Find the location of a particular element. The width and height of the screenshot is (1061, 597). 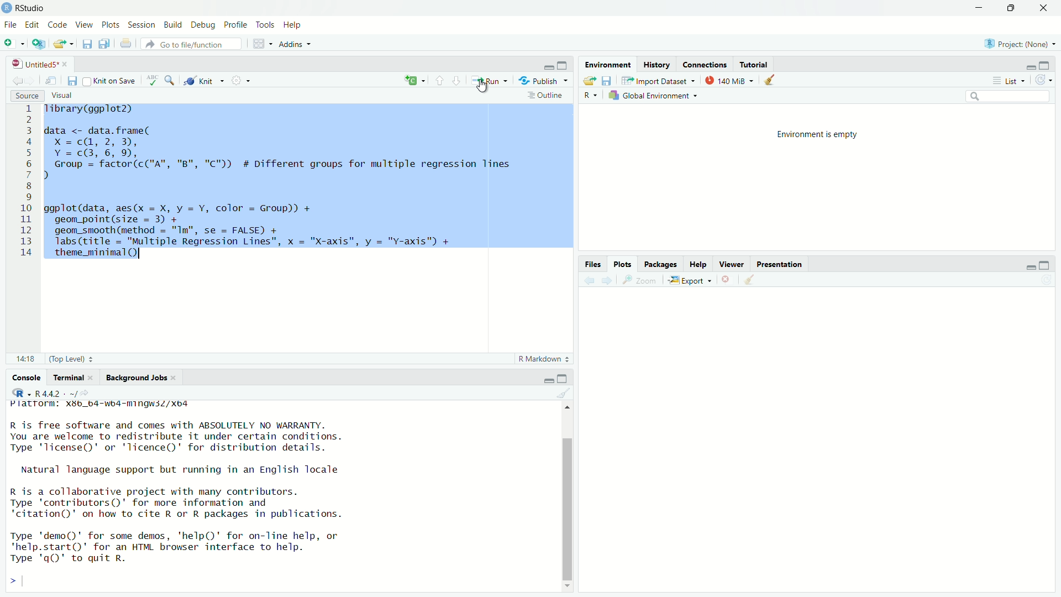

RStudio is located at coordinates (26, 8).